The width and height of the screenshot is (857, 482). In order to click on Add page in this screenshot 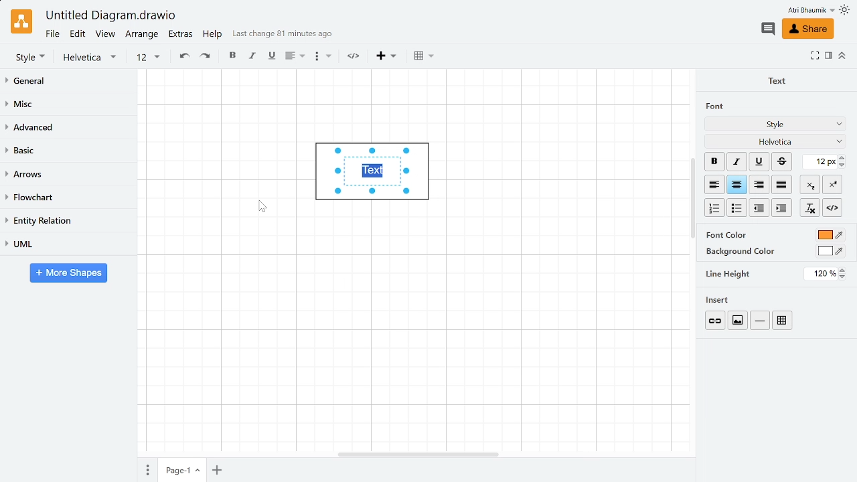, I will do `click(219, 469)`.